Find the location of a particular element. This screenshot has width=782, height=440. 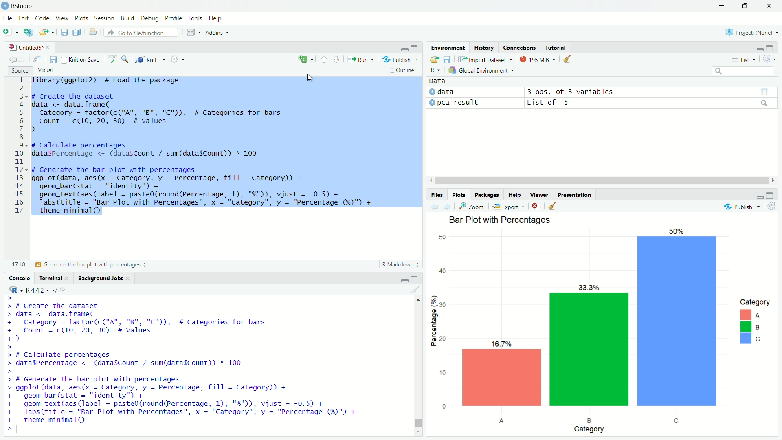

profile is located at coordinates (175, 19).